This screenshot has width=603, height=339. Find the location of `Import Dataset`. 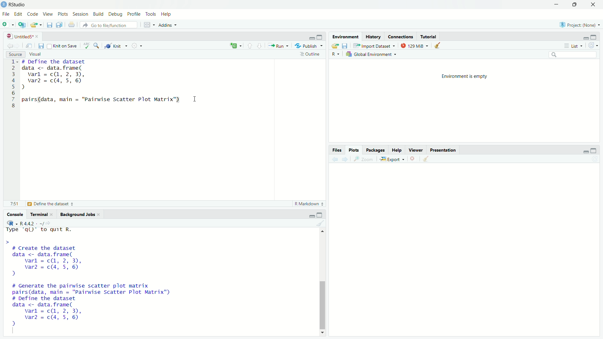

Import Dataset is located at coordinates (374, 45).